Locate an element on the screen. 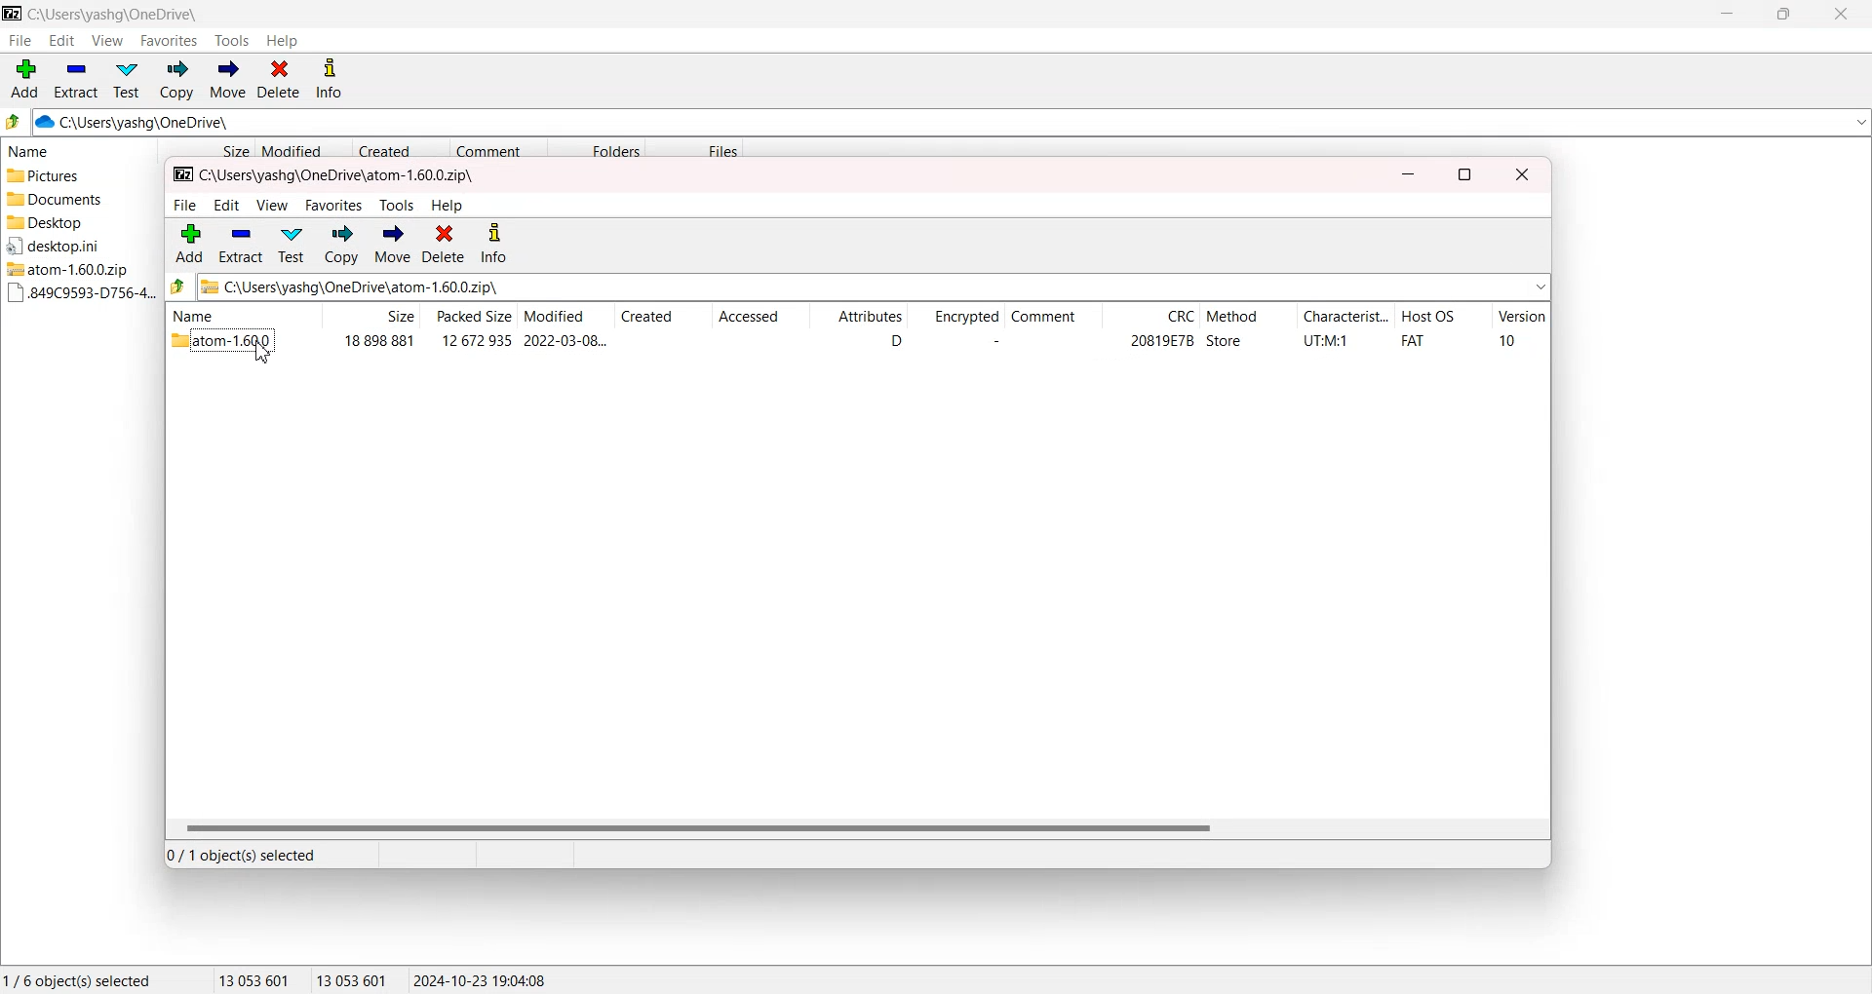  favorites is located at coordinates (335, 206).